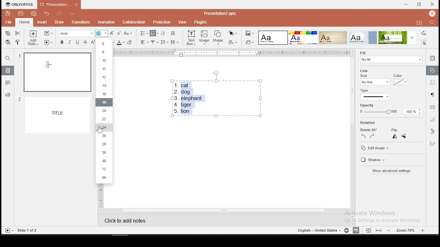 The width and height of the screenshot is (440, 247). Describe the element at coordinates (8, 14) in the screenshot. I see `save` at that location.